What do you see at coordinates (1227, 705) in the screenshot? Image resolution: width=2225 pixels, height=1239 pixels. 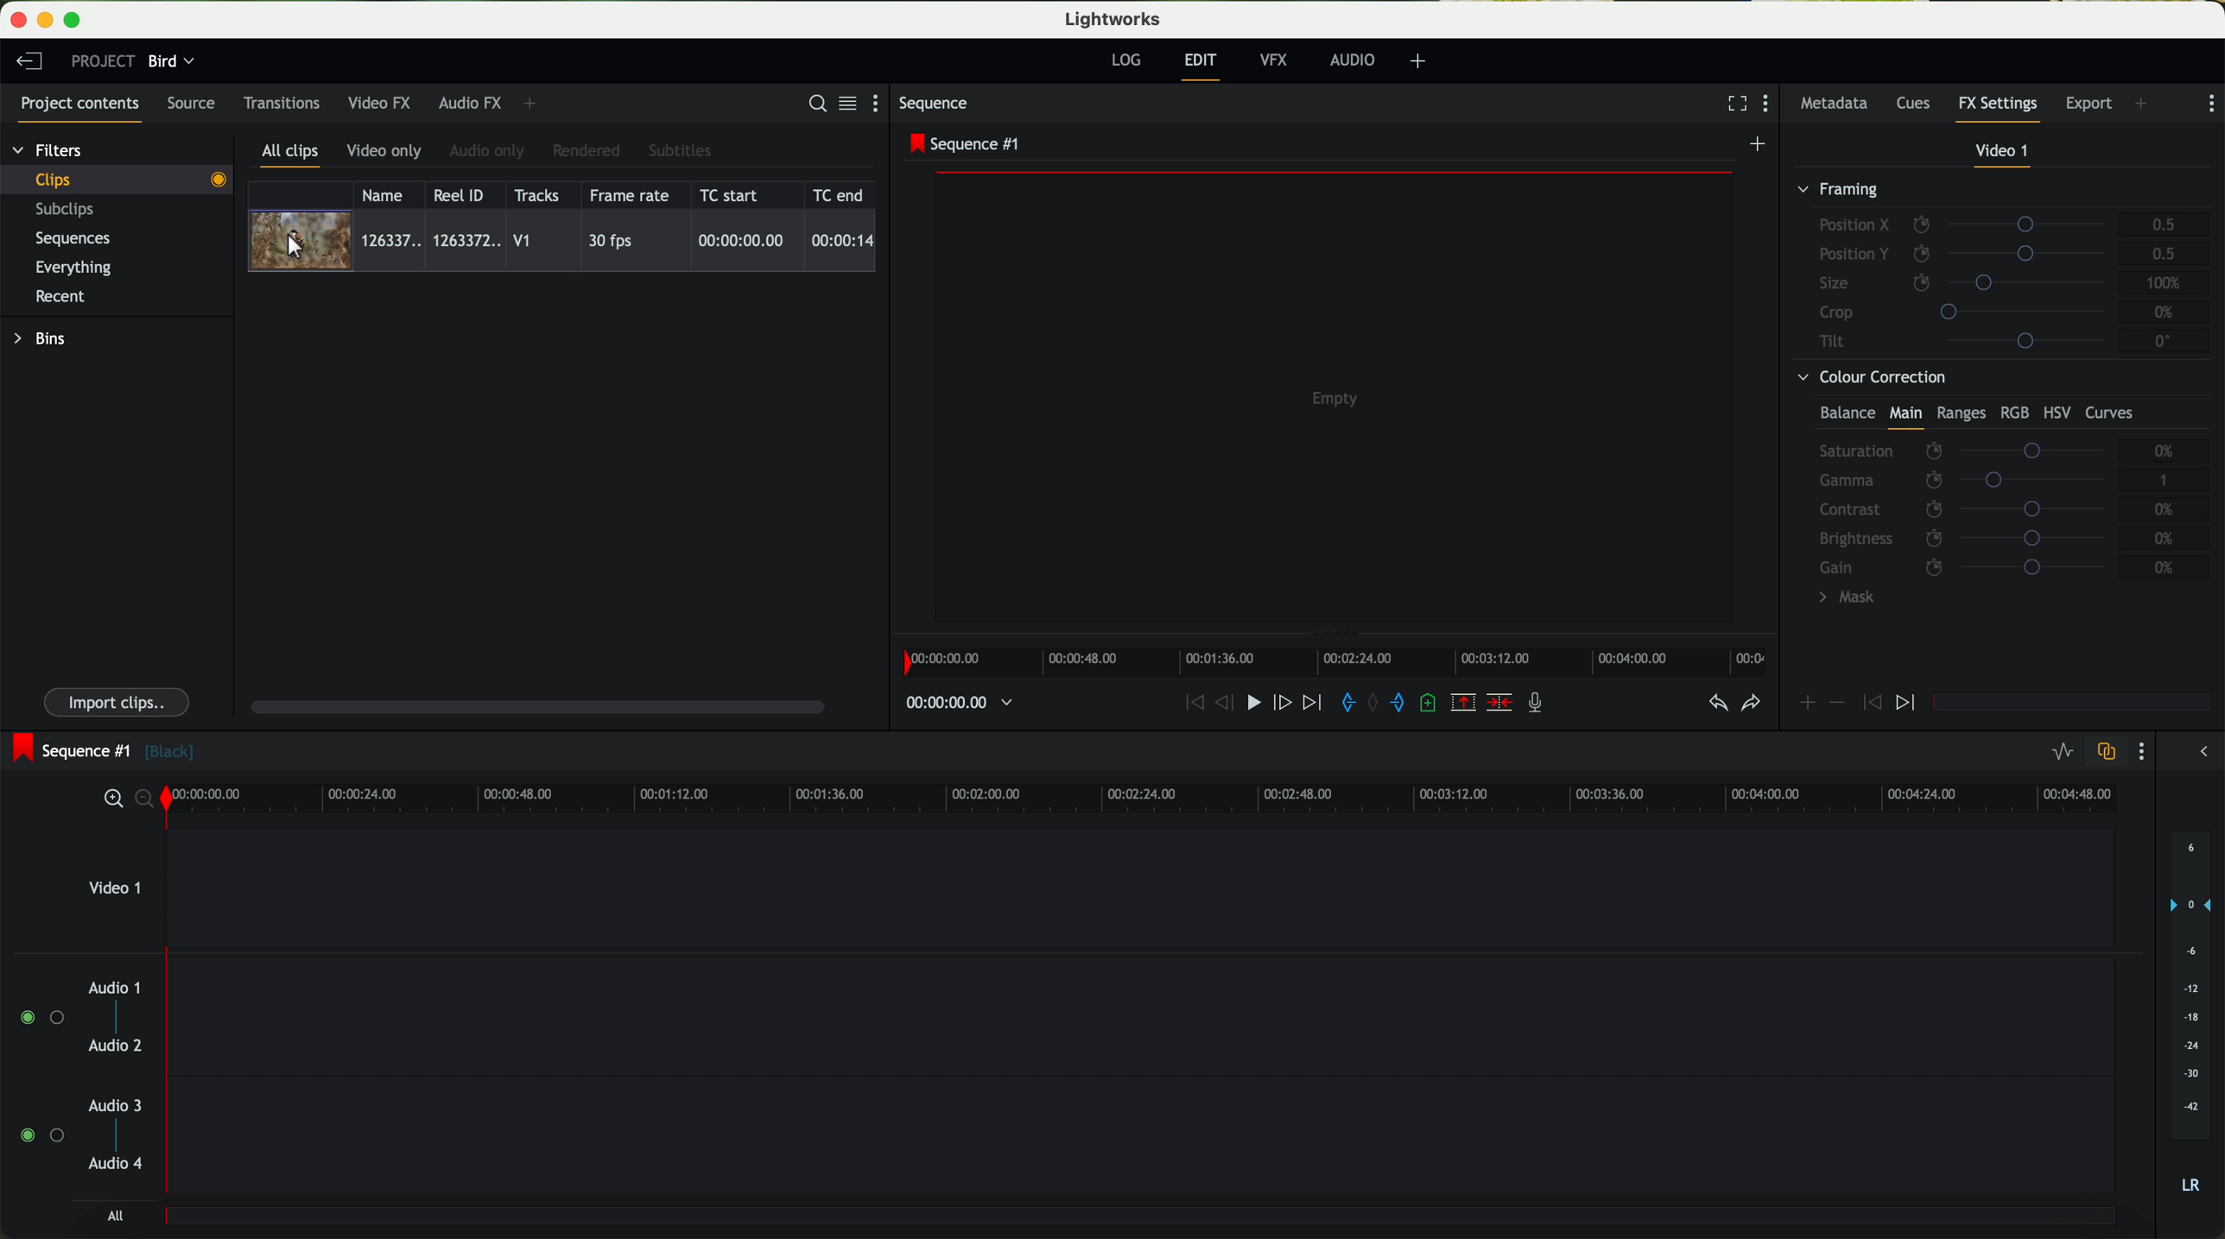 I see `nudge one frame back` at bounding box center [1227, 705].